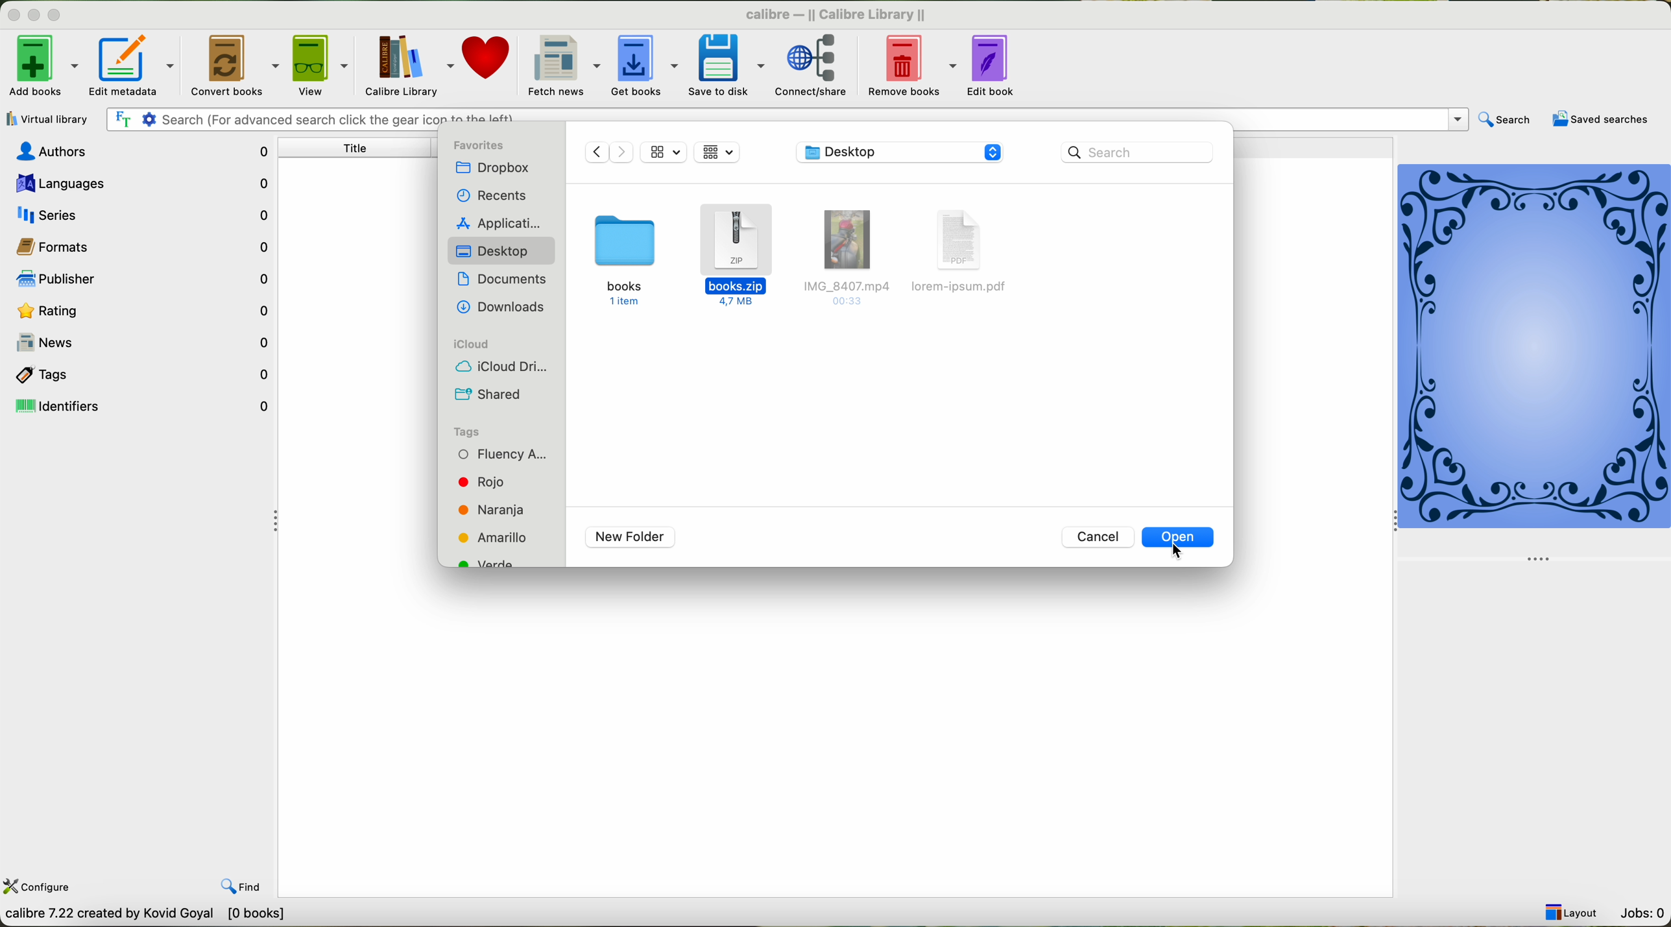 The width and height of the screenshot is (1671, 927). Describe the element at coordinates (493, 253) in the screenshot. I see `desktop` at that location.